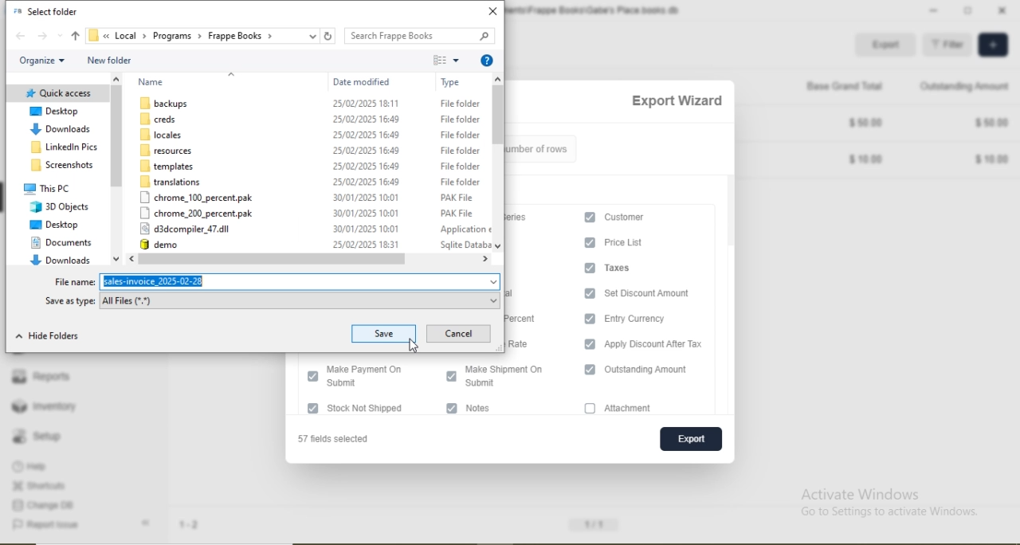 The height and width of the screenshot is (545, 1020). I want to click on sort, so click(440, 61).